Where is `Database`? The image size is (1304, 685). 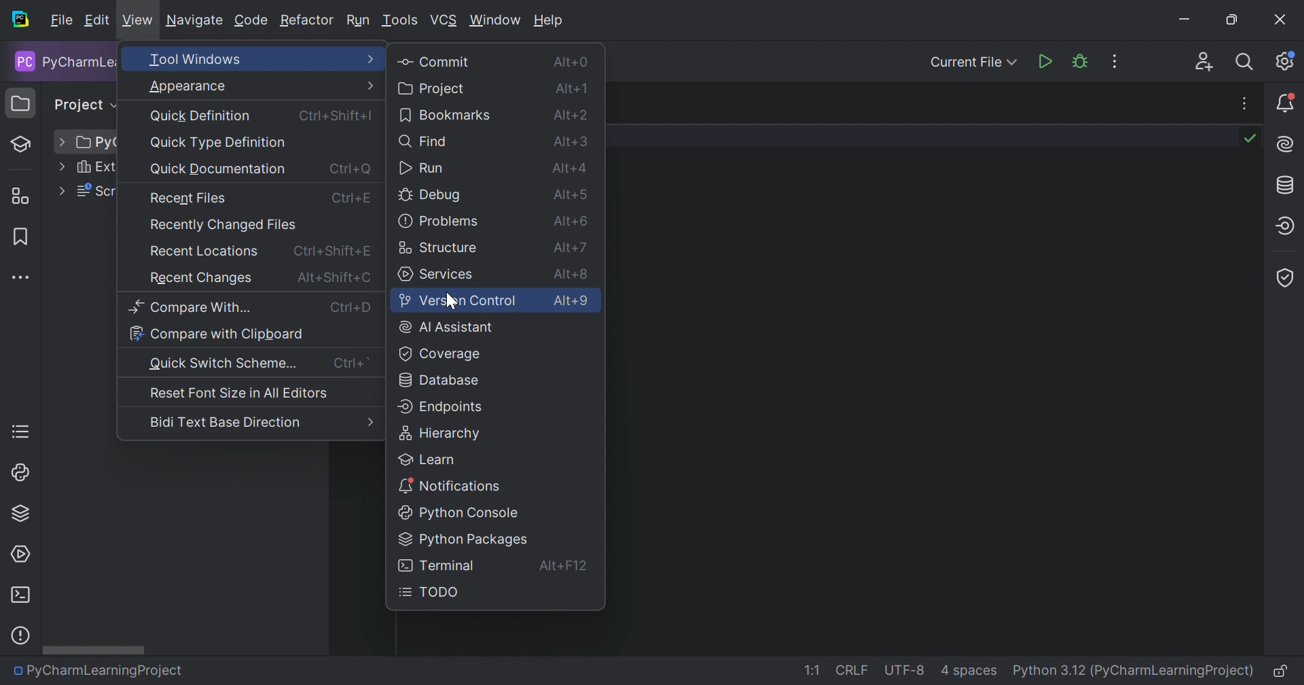 Database is located at coordinates (439, 379).